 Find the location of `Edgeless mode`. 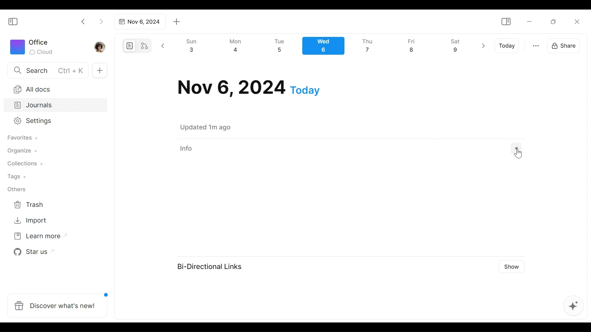

Edgeless mode is located at coordinates (145, 45).